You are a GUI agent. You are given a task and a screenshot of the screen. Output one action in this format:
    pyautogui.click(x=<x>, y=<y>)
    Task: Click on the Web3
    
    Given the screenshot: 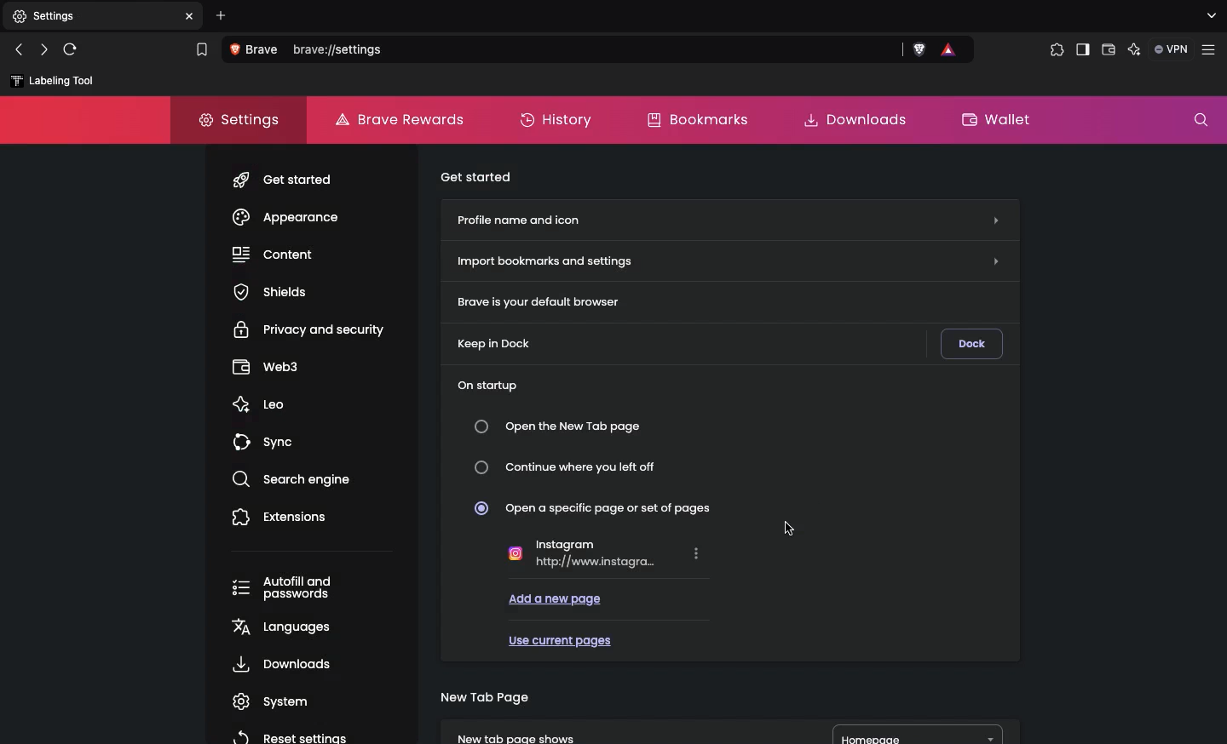 What is the action you would take?
    pyautogui.click(x=266, y=364)
    